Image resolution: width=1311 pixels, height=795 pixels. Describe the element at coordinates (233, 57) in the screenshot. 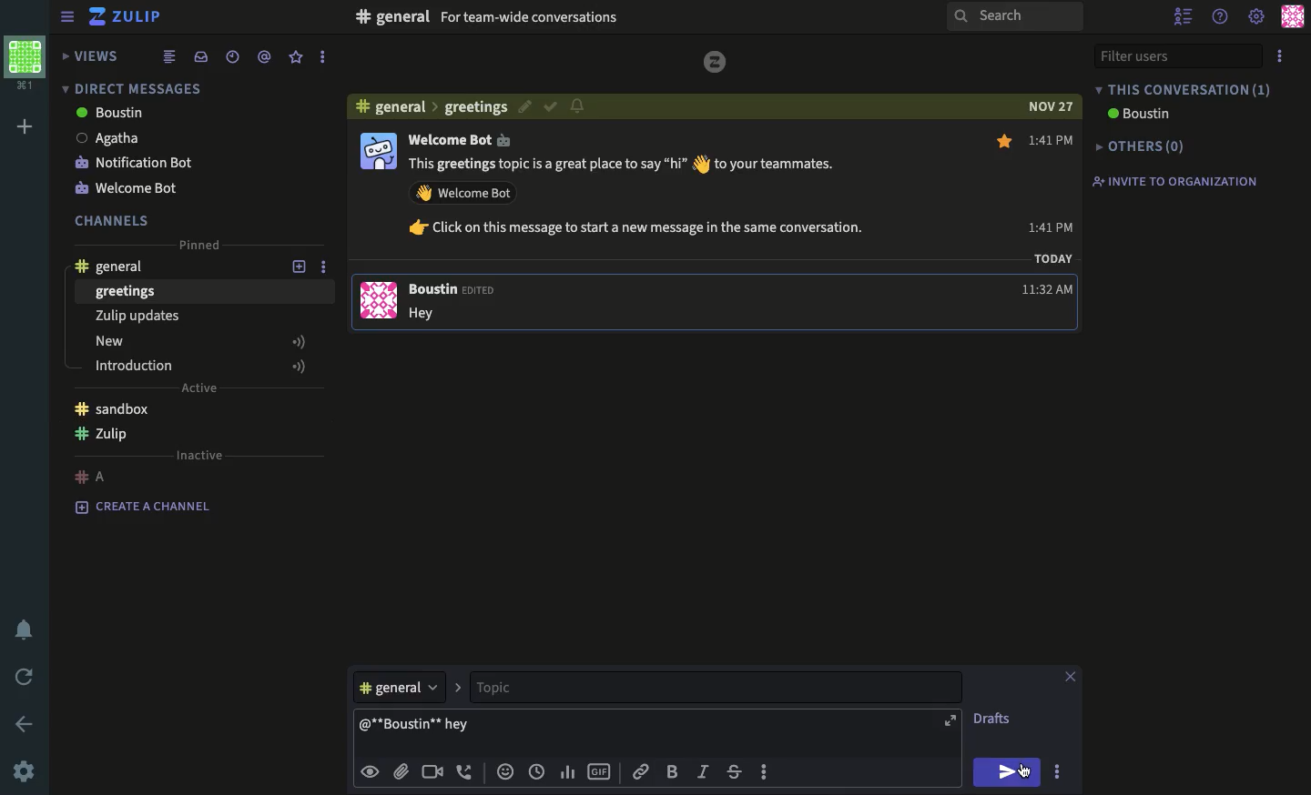

I see `recent conversations` at that location.